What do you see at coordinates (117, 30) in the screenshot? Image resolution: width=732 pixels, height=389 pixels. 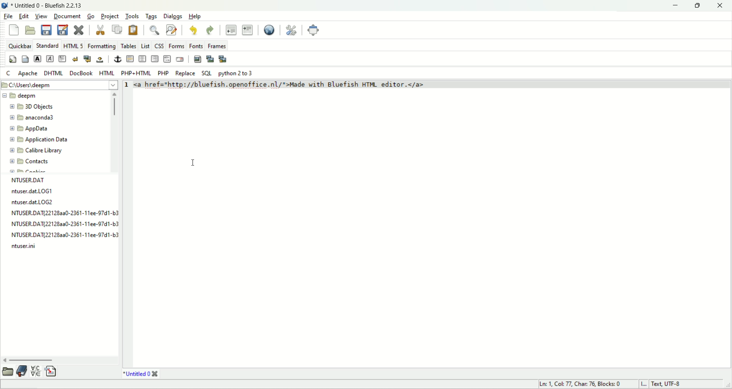 I see `copy` at bounding box center [117, 30].